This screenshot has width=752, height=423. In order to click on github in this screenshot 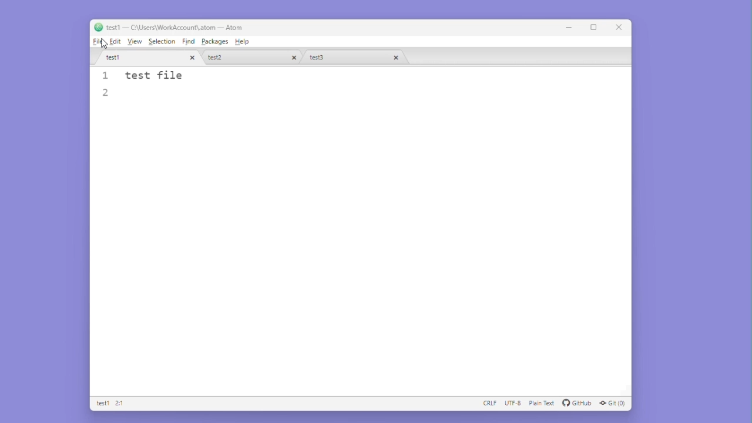, I will do `click(579, 403)`.